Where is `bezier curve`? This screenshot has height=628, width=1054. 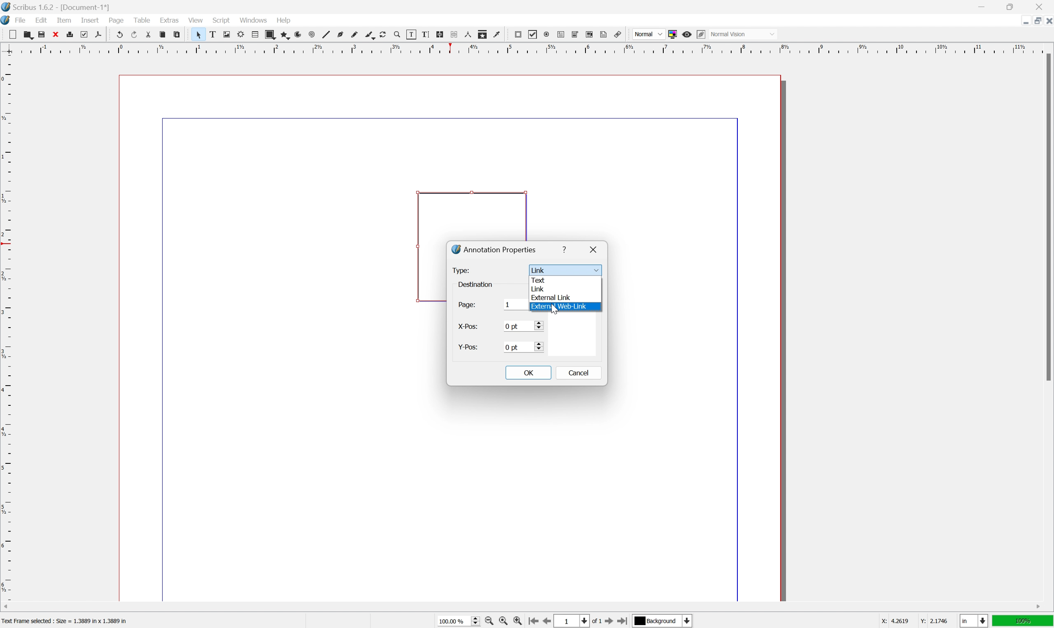 bezier curve is located at coordinates (340, 35).